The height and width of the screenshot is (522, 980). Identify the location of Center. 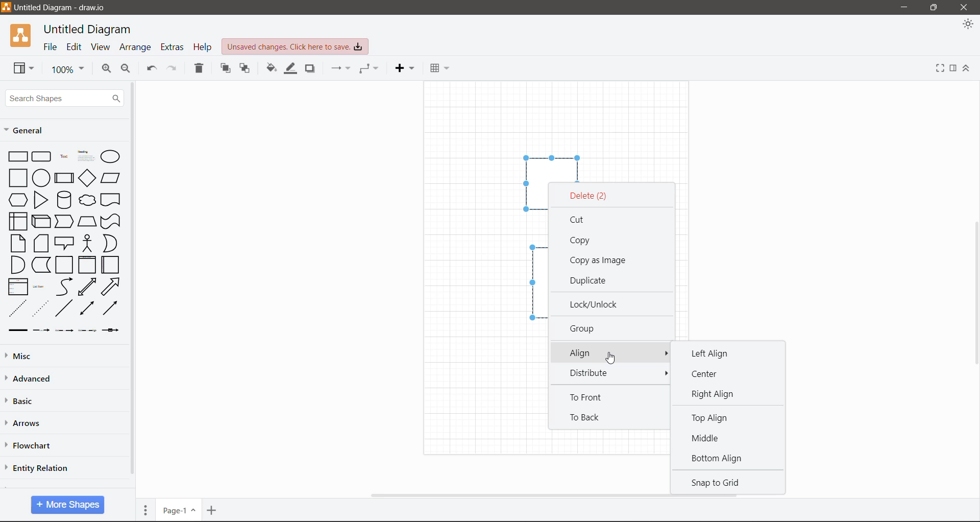
(710, 374).